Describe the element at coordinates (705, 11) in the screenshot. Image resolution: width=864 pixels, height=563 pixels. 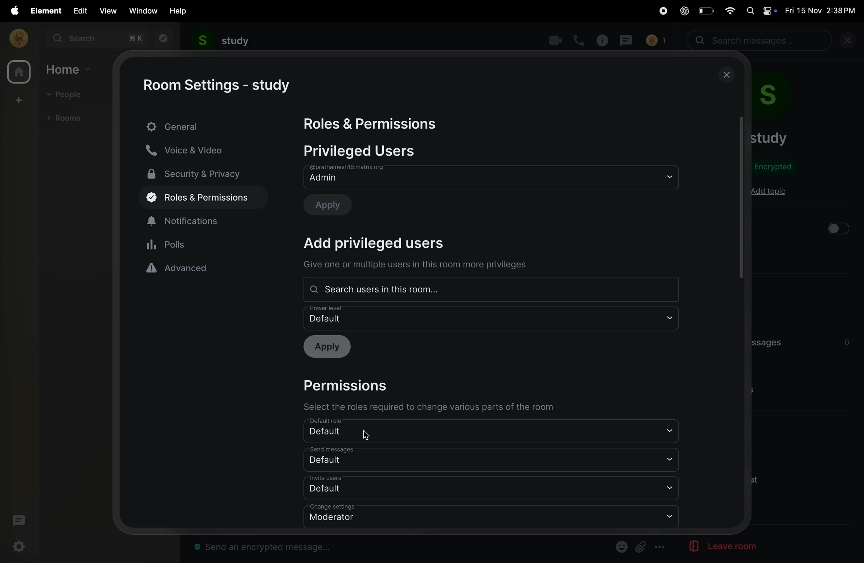
I see `battery` at that location.